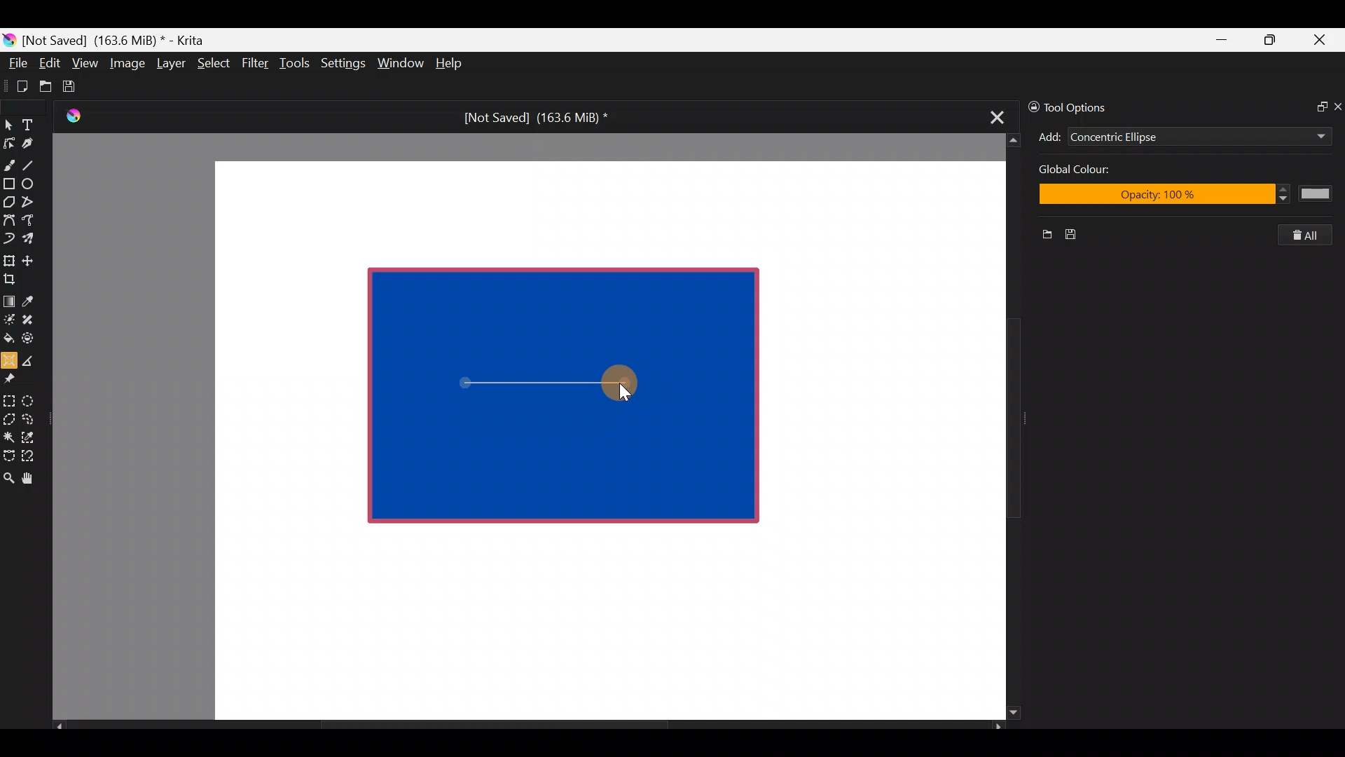 The width and height of the screenshot is (1345, 757). I want to click on Calligraphy, so click(38, 146).